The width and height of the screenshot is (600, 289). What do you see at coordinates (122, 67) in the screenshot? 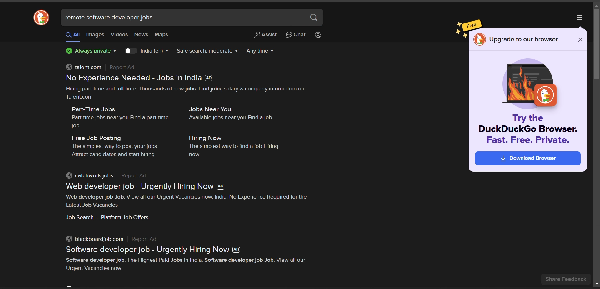
I see `Report Ad` at bounding box center [122, 67].